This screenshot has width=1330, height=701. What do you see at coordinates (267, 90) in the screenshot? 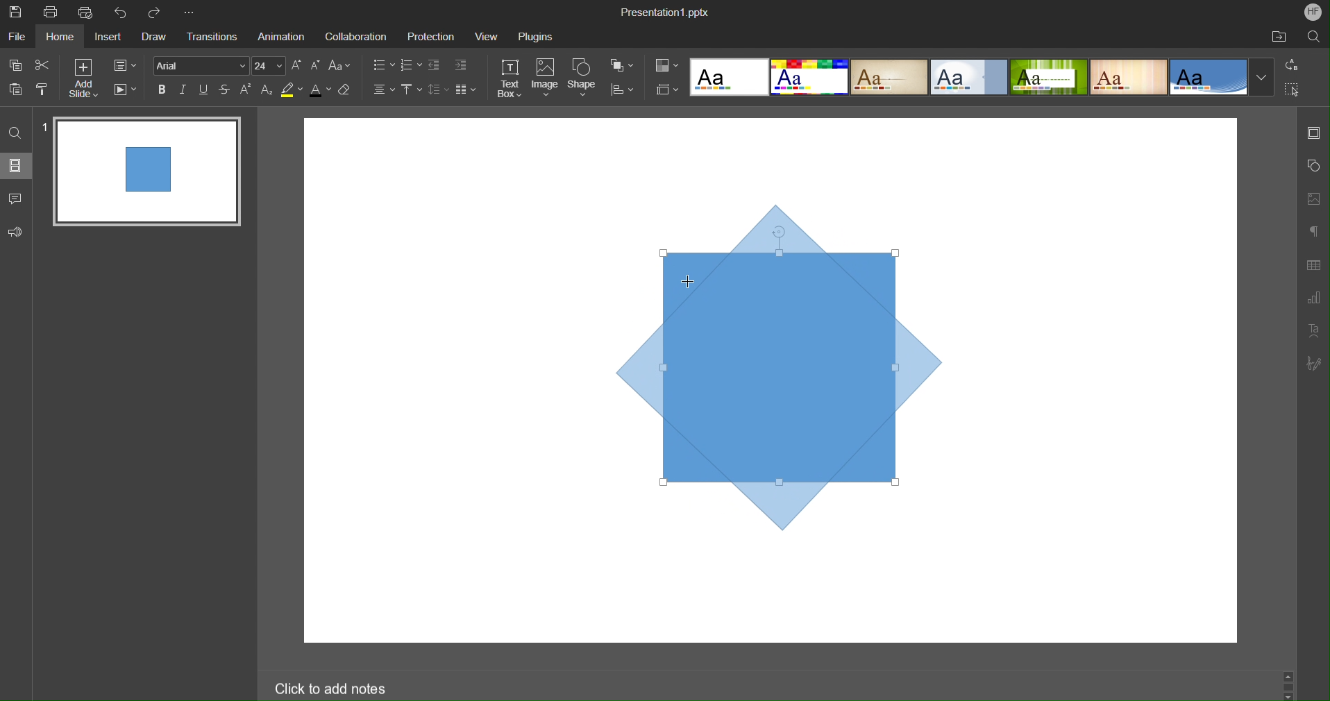
I see `Subscript` at bounding box center [267, 90].